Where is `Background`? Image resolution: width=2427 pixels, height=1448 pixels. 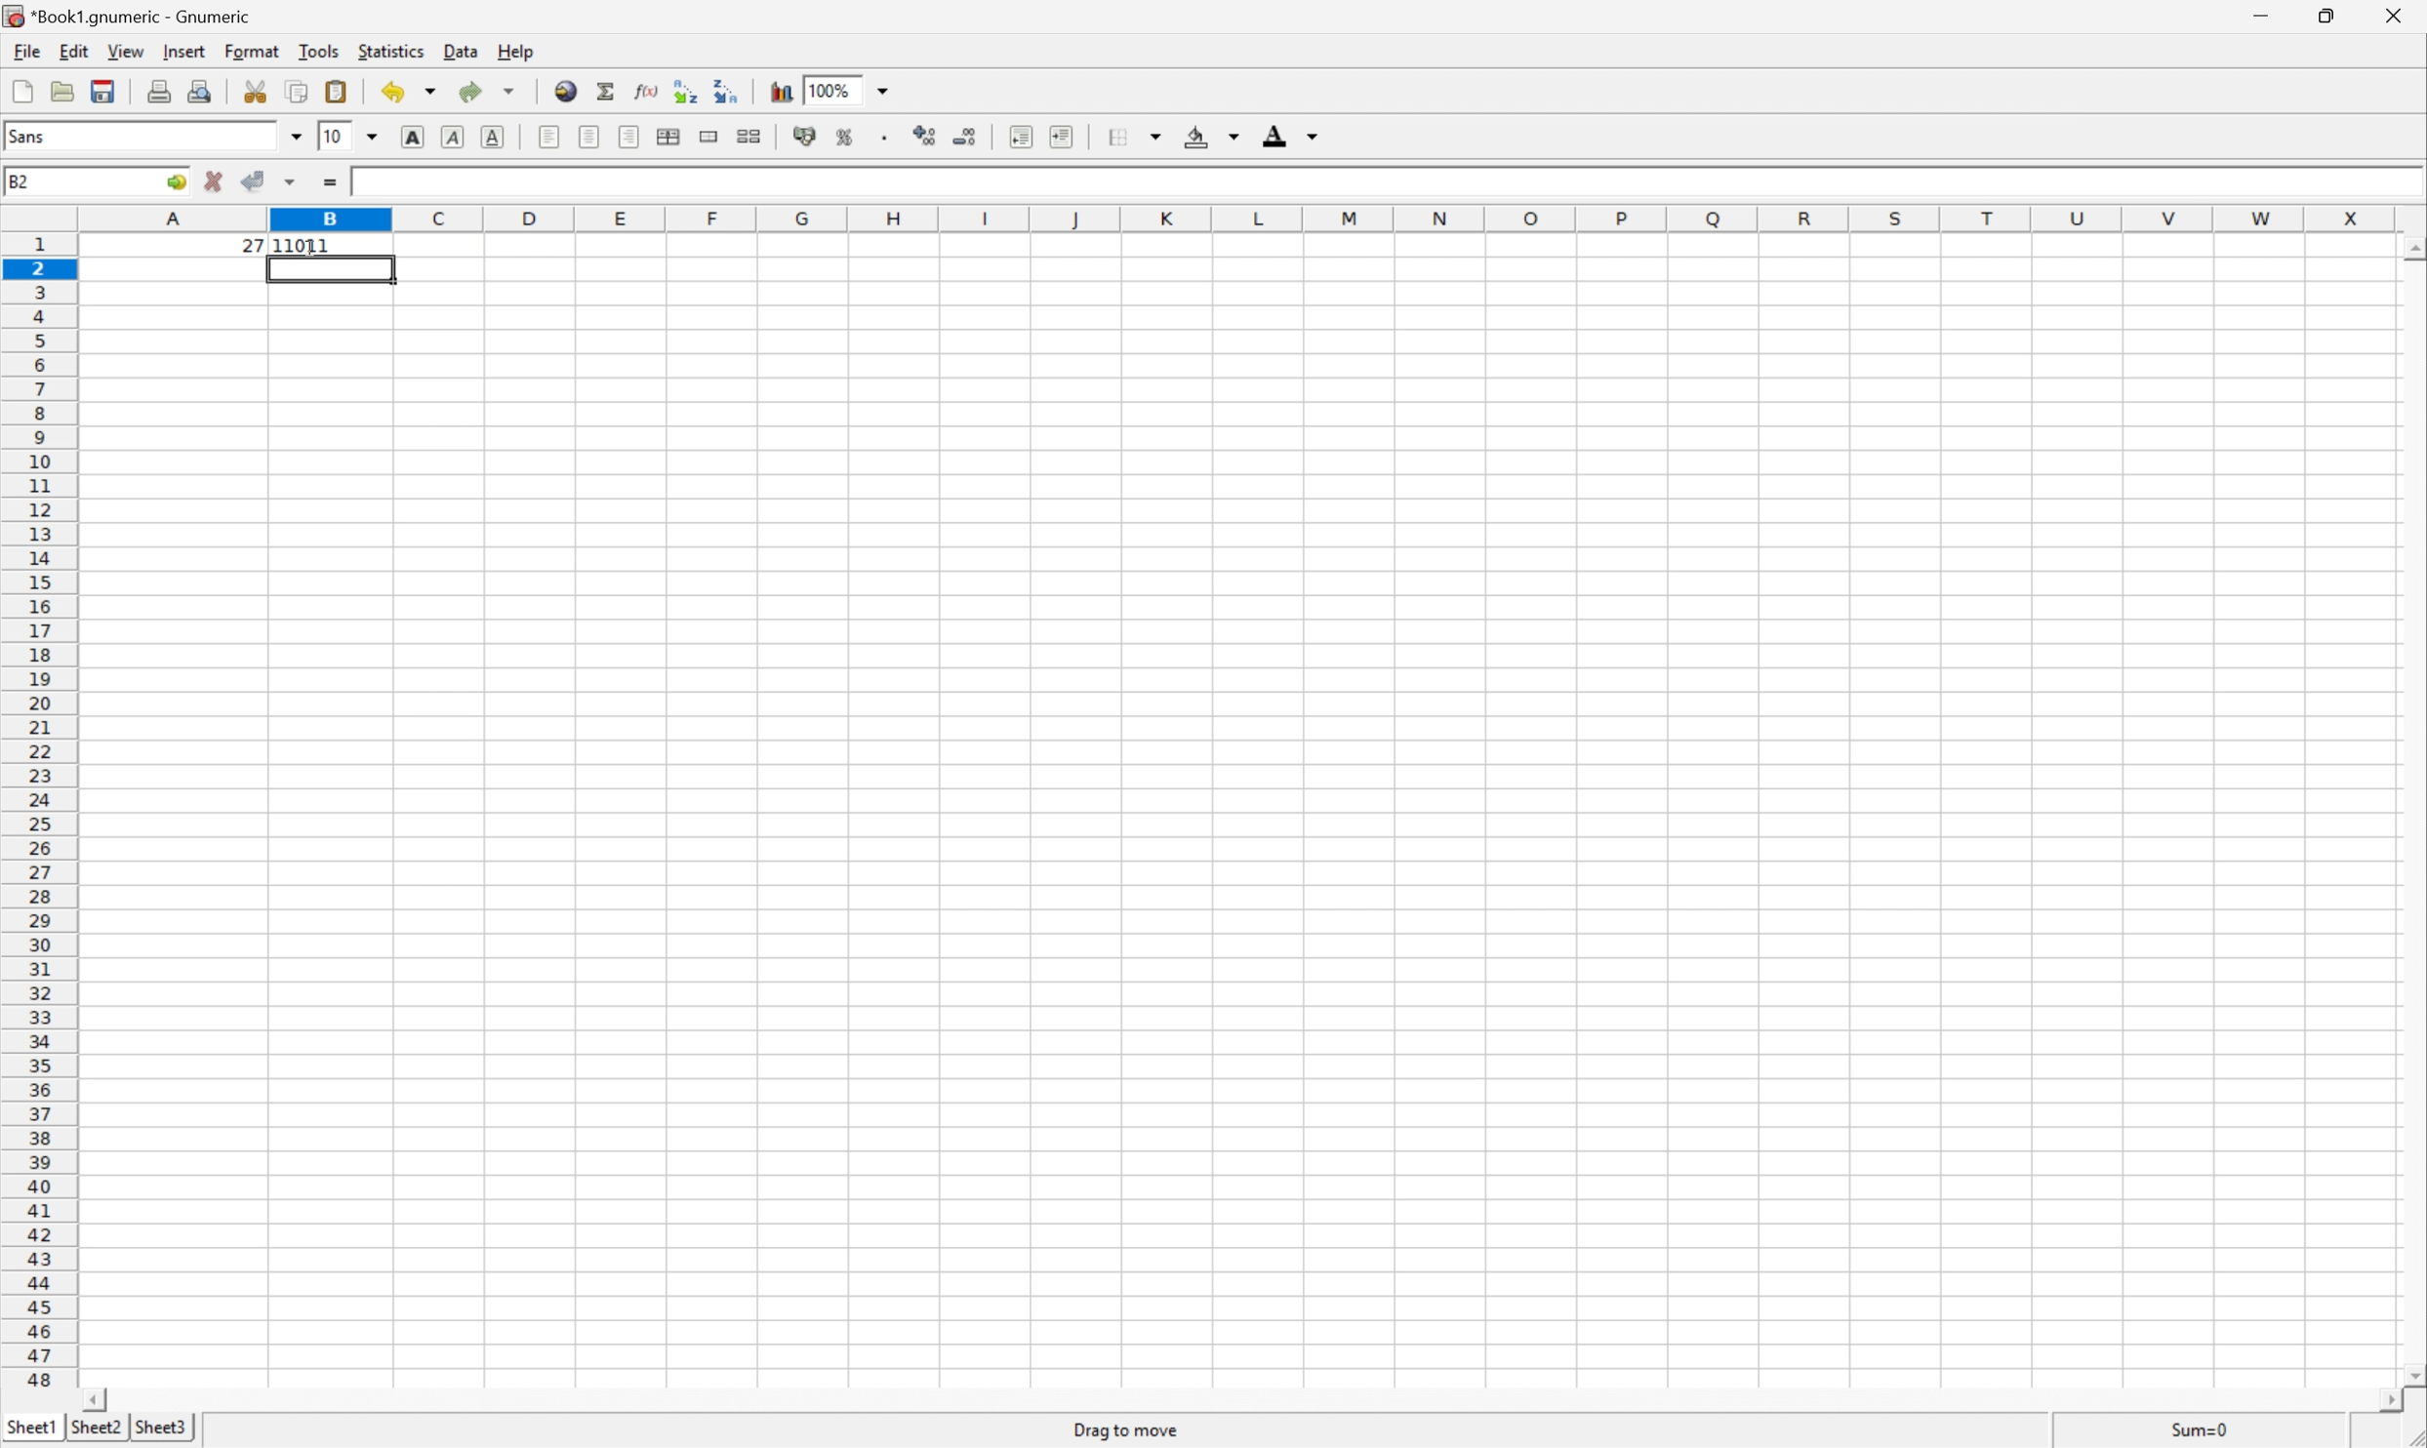
Background is located at coordinates (1211, 137).